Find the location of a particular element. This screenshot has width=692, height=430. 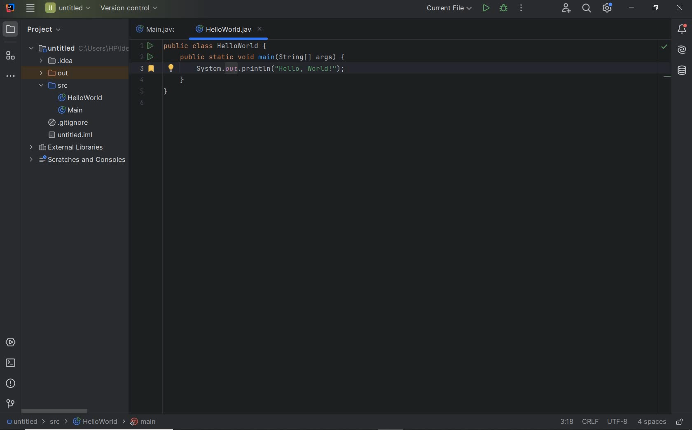

untitled.iml is located at coordinates (70, 135).